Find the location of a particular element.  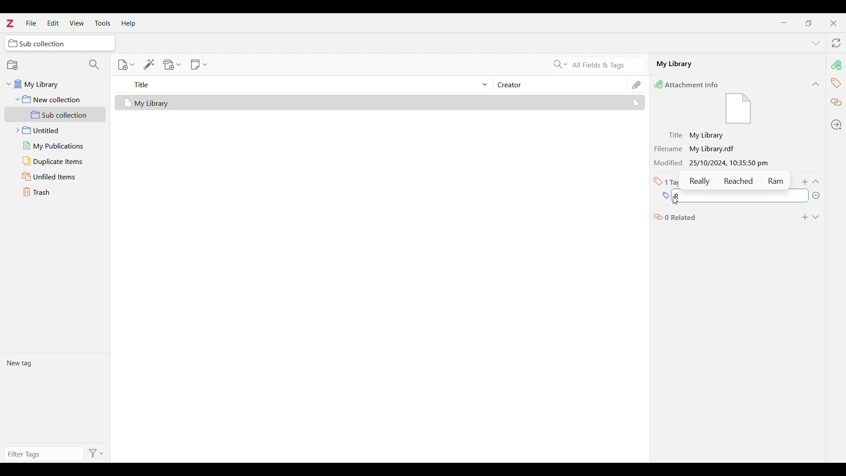

Current tags is located at coordinates (55, 398).